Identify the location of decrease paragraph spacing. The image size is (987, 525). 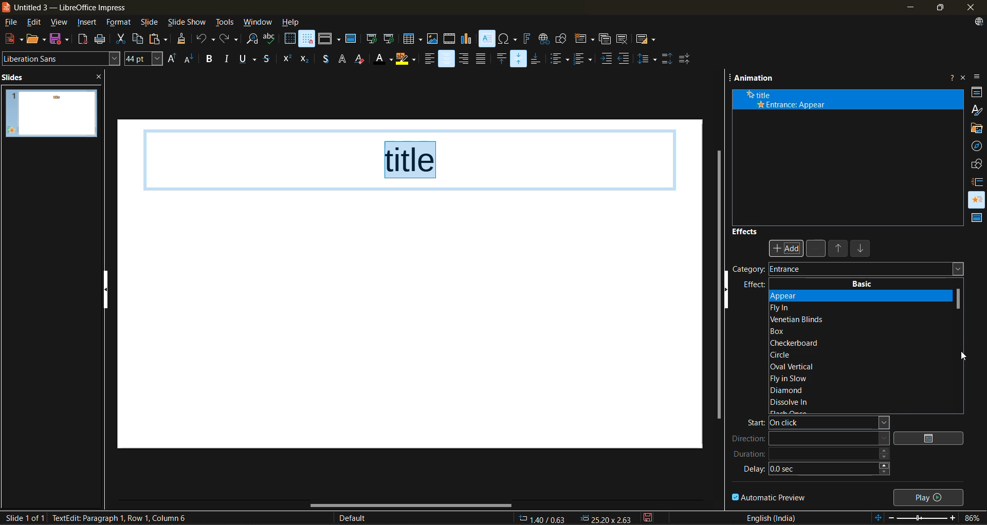
(685, 59).